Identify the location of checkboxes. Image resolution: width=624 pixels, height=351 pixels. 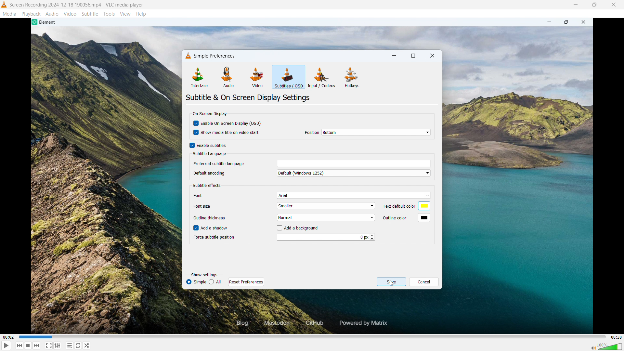
(194, 228).